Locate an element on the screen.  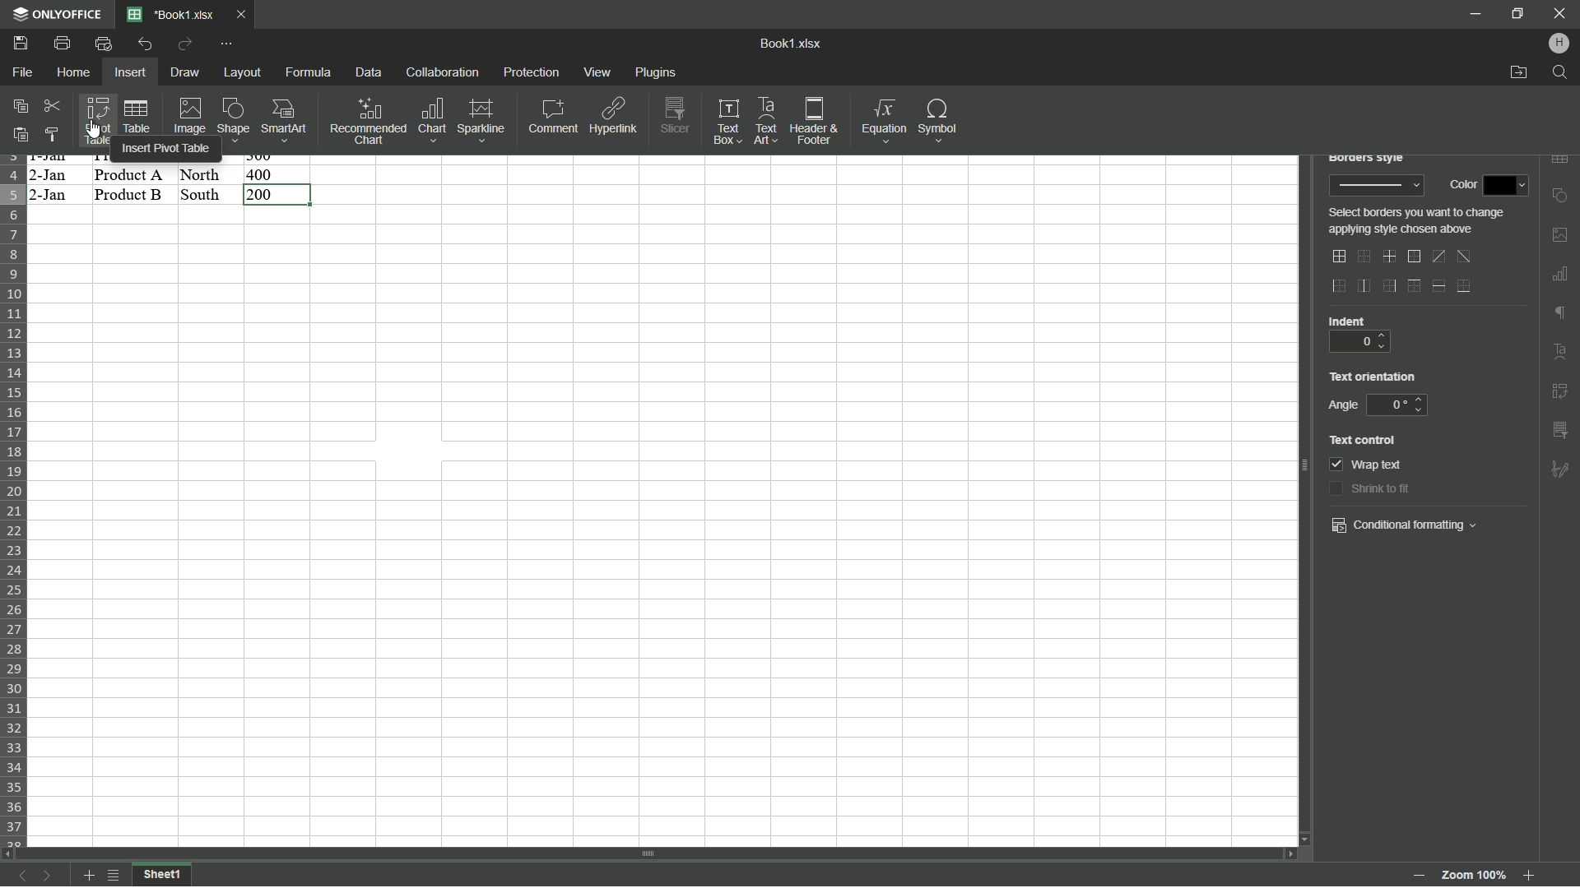
text is located at coordinates (1416, 220).